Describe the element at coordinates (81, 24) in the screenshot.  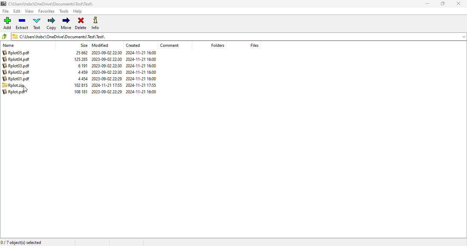
I see `delete` at that location.